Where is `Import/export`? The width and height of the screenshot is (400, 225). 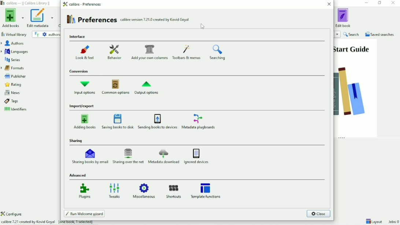
Import/export is located at coordinates (83, 106).